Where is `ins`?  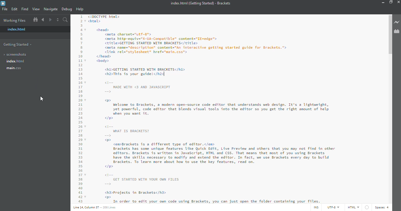
ins is located at coordinates (315, 207).